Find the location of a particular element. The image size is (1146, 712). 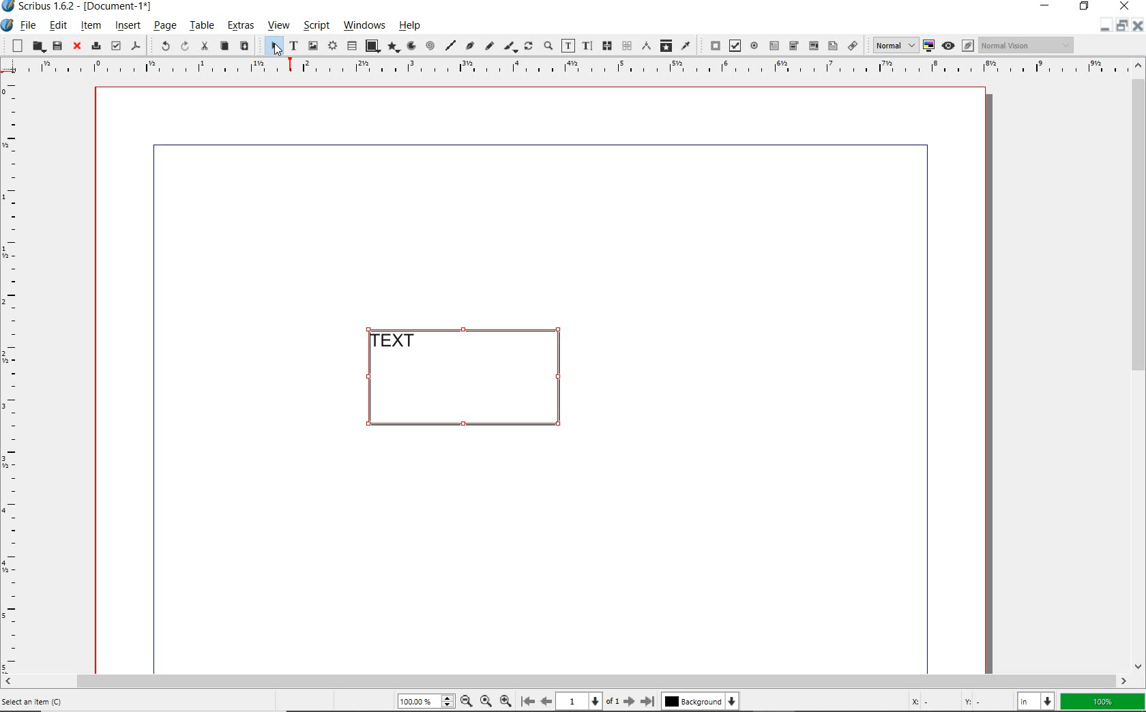

zoom factor is located at coordinates (1104, 701).